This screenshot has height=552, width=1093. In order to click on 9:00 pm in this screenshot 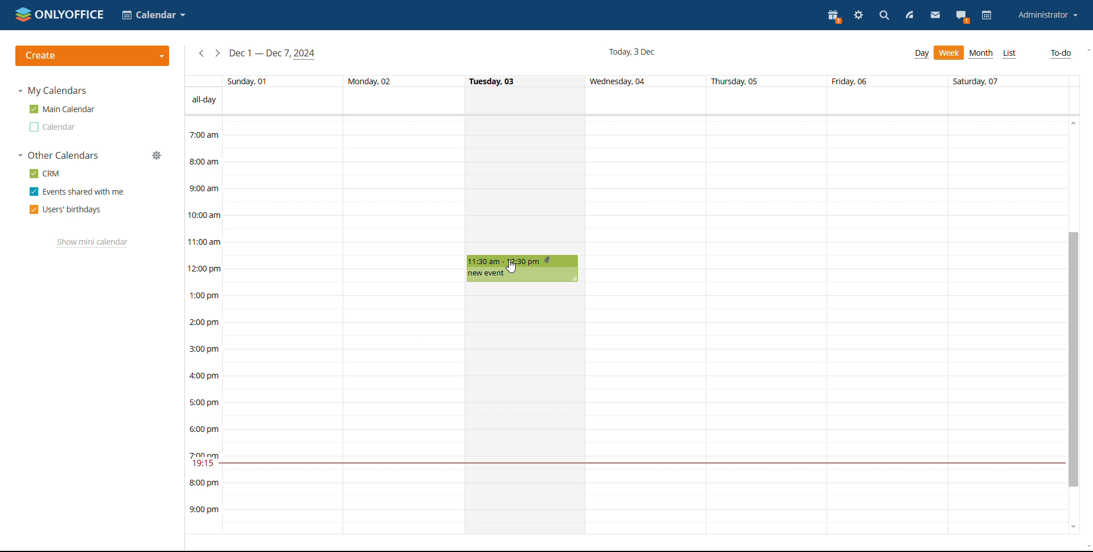, I will do `click(204, 510)`.